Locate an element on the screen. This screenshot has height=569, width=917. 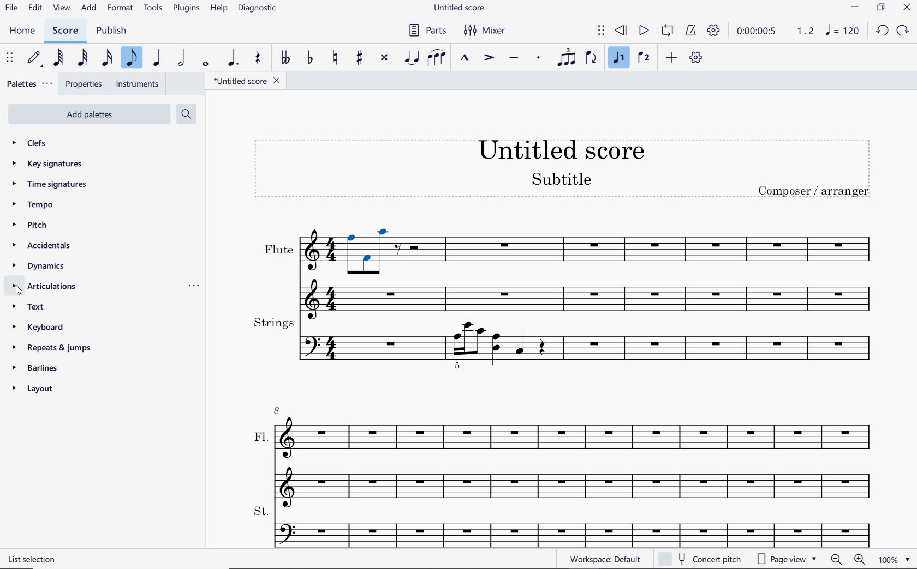
PROPERTIES is located at coordinates (86, 83).